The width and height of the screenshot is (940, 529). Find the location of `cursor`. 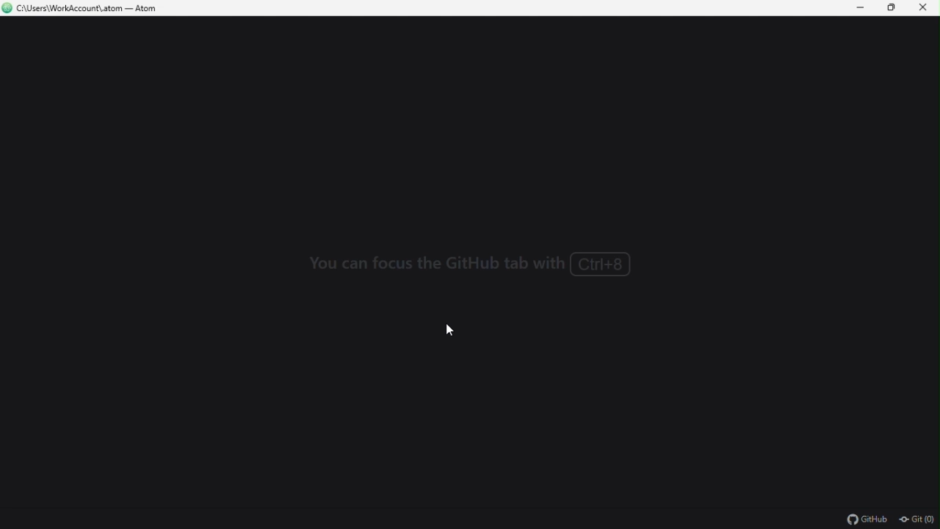

cursor is located at coordinates (444, 328).